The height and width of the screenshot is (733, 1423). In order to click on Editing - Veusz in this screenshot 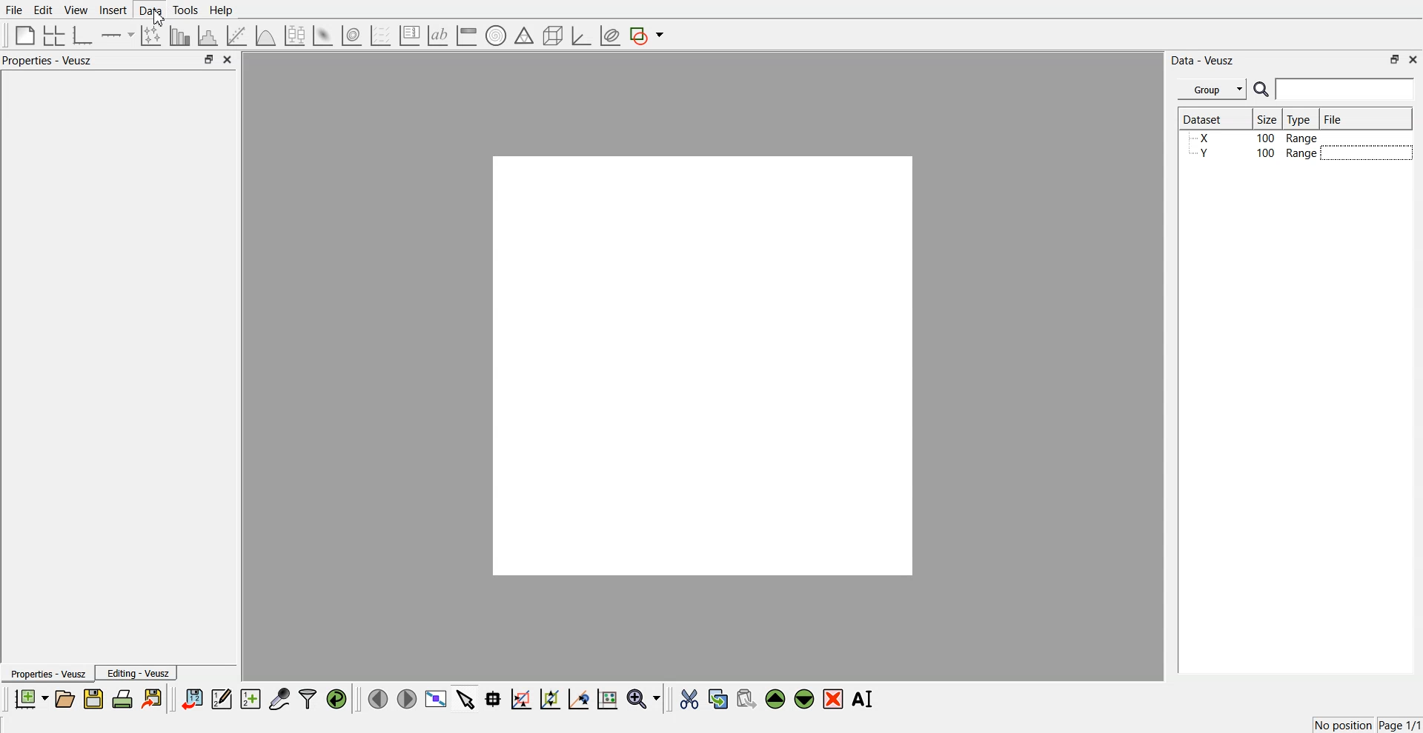, I will do `click(136, 672)`.